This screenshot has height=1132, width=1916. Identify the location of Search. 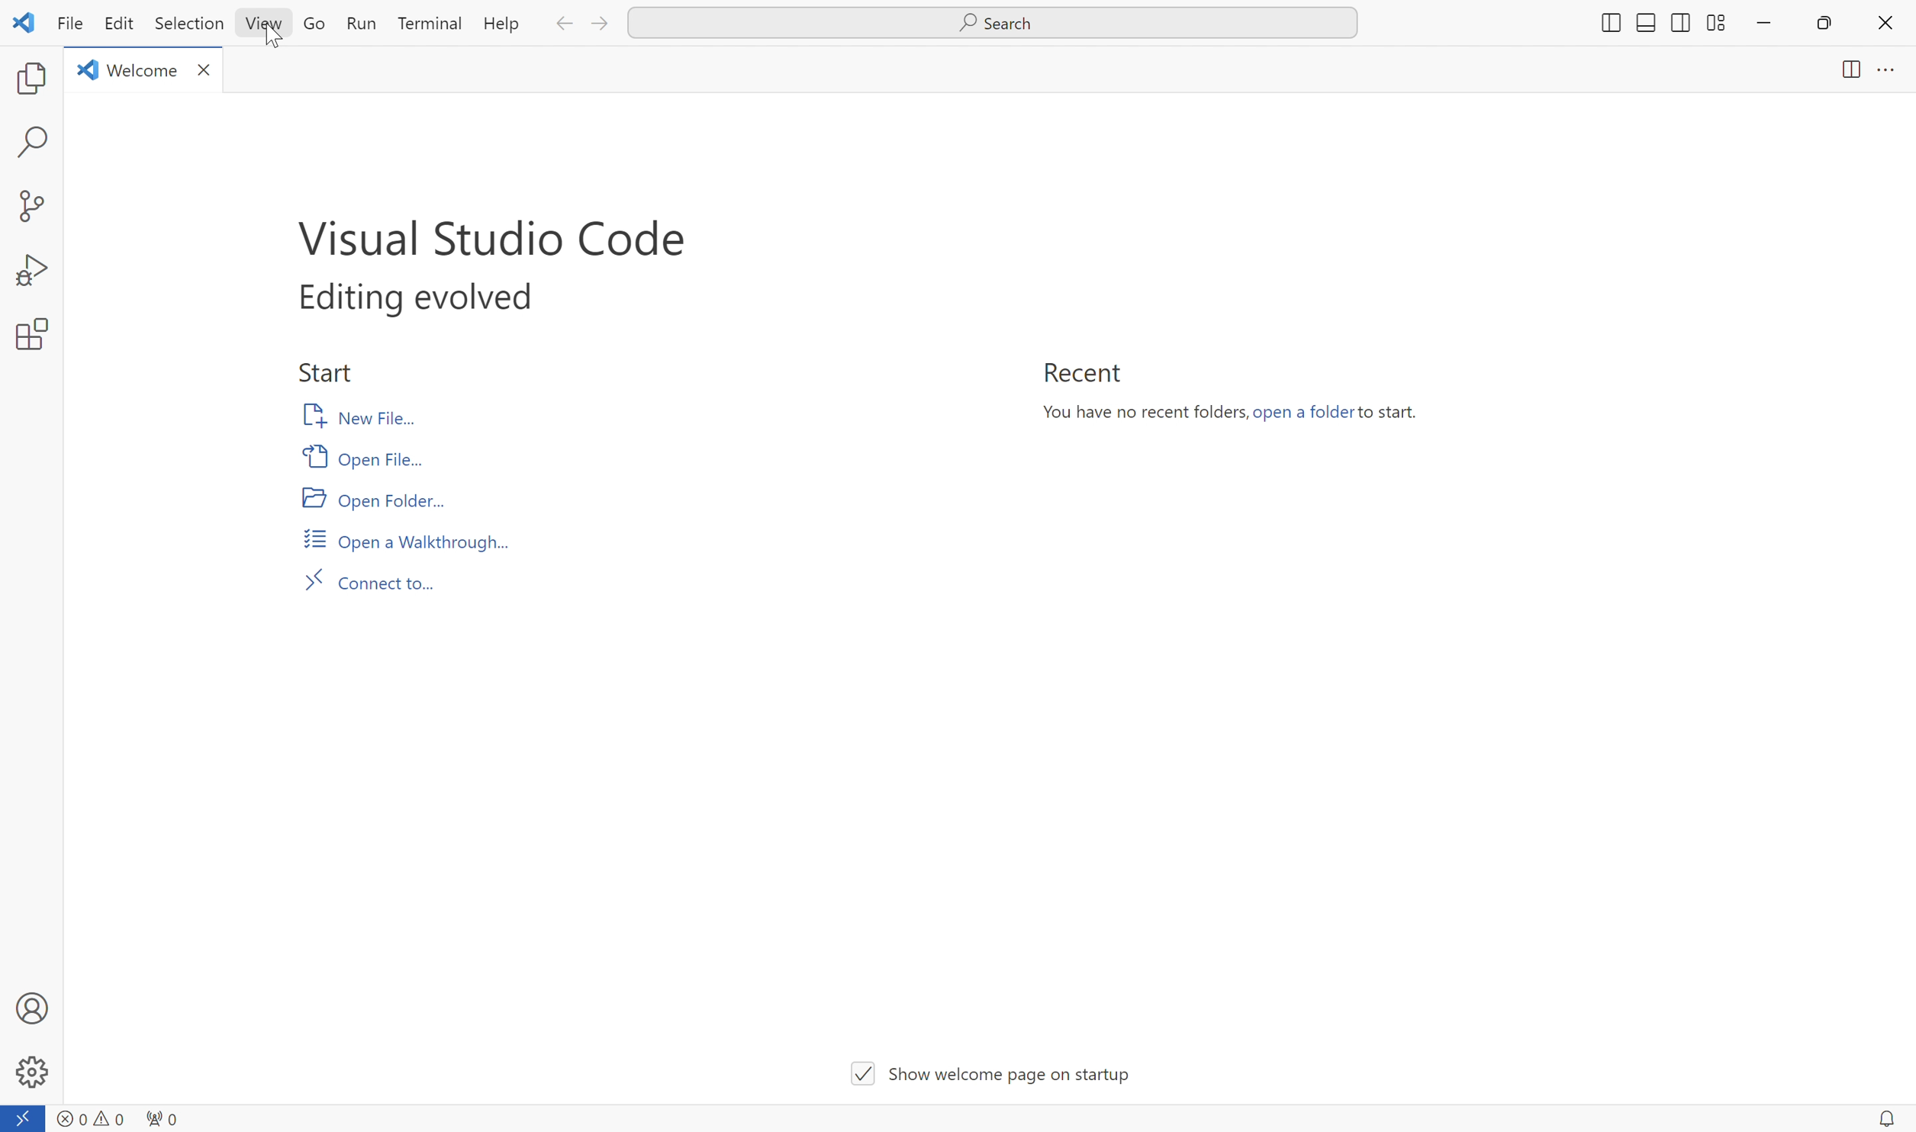
(990, 21).